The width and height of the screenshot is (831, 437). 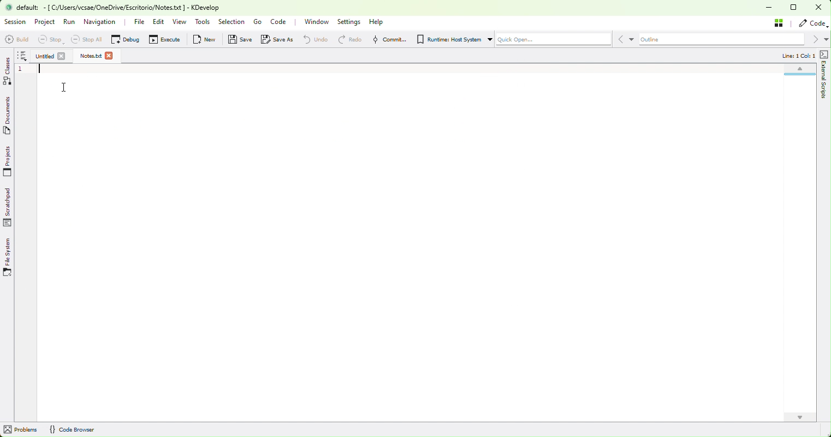 What do you see at coordinates (351, 22) in the screenshot?
I see `Settings` at bounding box center [351, 22].